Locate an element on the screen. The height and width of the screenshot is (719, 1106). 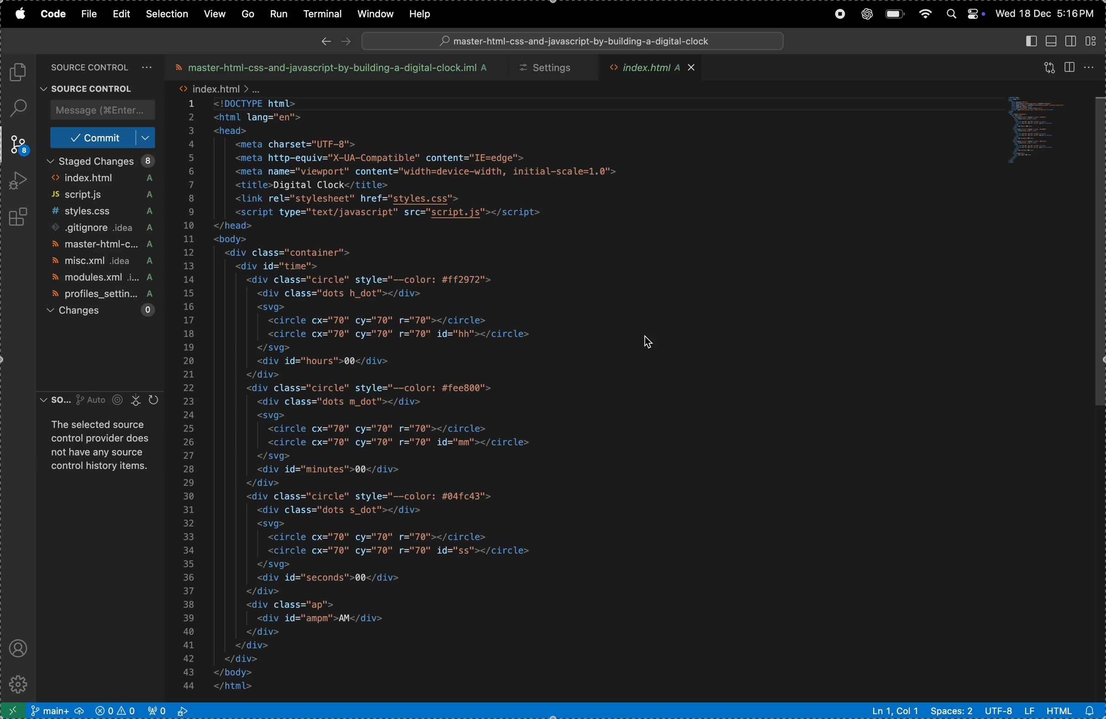
<div id="hours">00</div> is located at coordinates (329, 361).